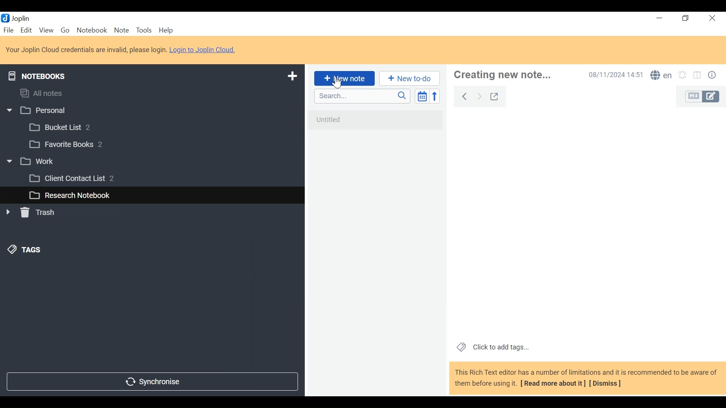  What do you see at coordinates (494, 95) in the screenshot?
I see `Toggle external editing` at bounding box center [494, 95].